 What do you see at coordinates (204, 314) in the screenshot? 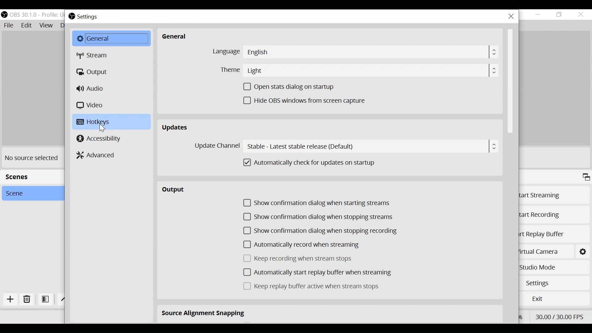
I see `Source Alignment Snapping` at bounding box center [204, 314].